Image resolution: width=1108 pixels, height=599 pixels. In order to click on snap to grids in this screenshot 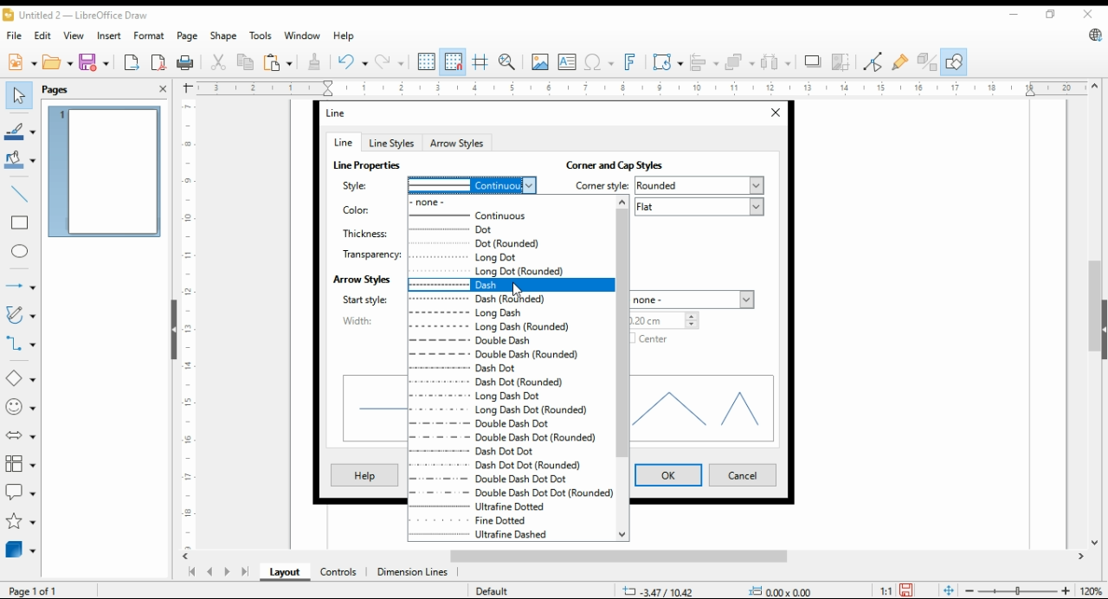, I will do `click(454, 62)`.